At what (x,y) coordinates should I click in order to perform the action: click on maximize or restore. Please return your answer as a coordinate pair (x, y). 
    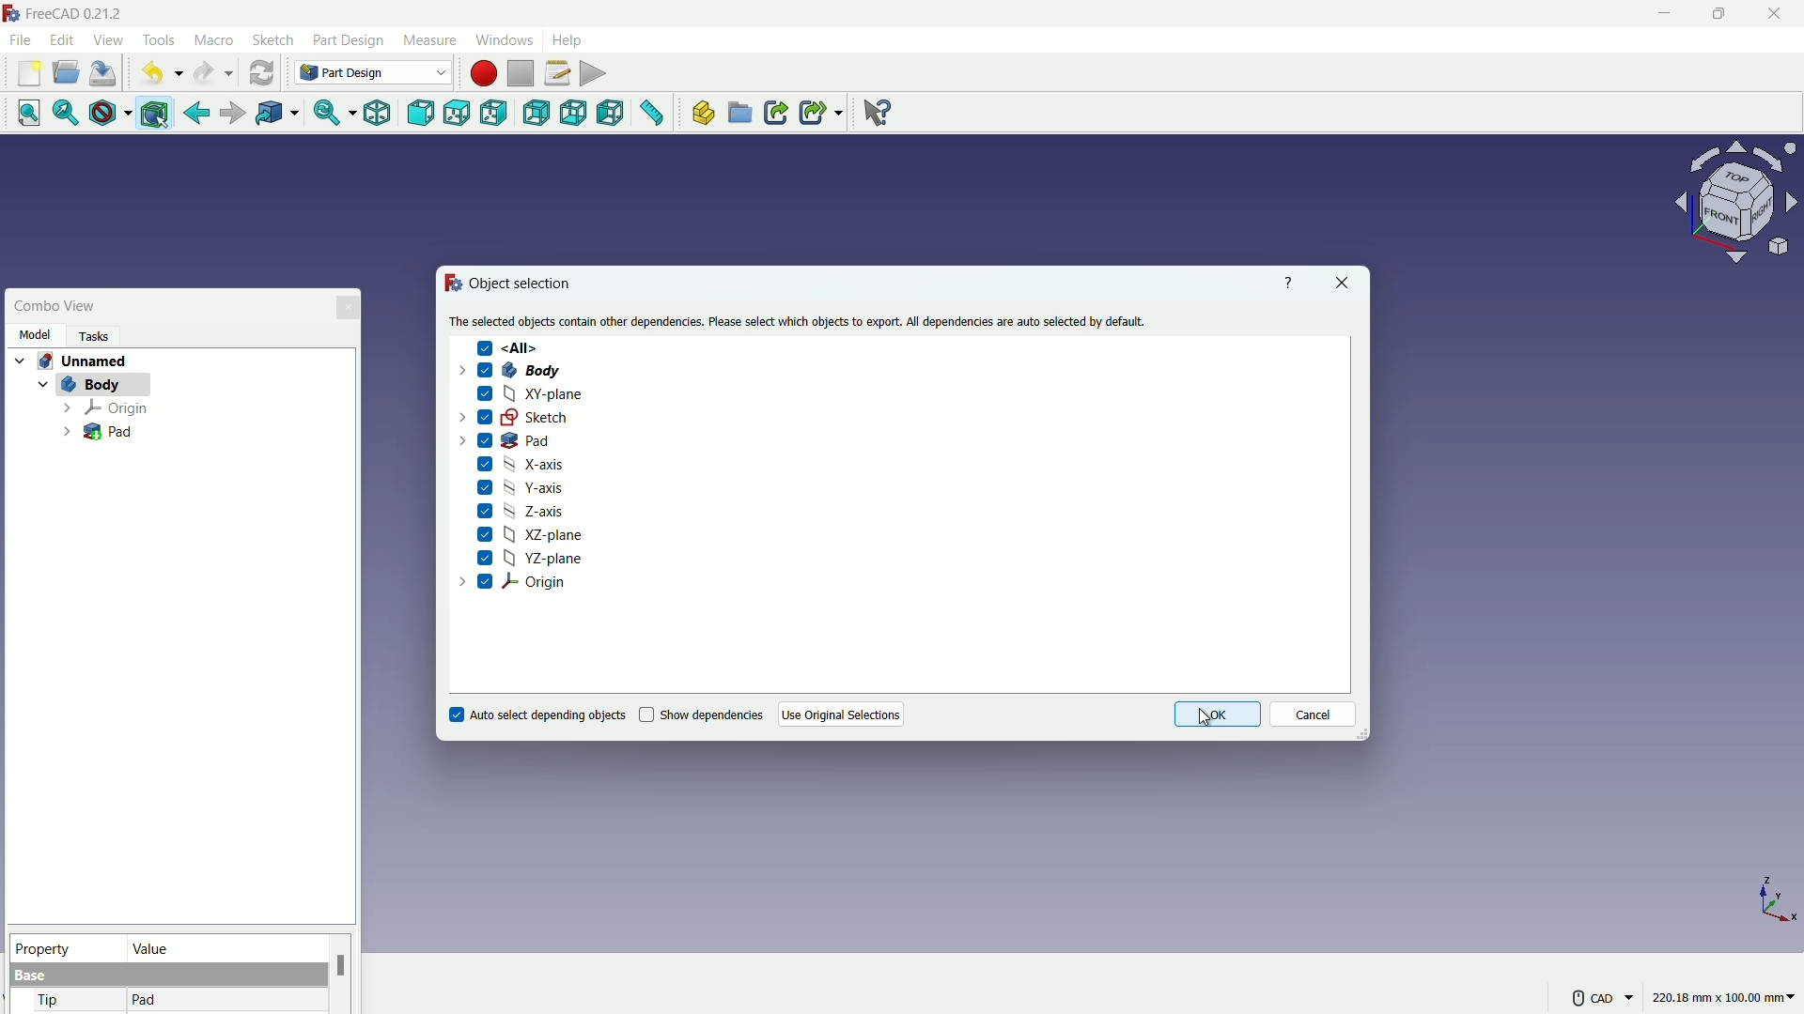
    Looking at the image, I should click on (1717, 13).